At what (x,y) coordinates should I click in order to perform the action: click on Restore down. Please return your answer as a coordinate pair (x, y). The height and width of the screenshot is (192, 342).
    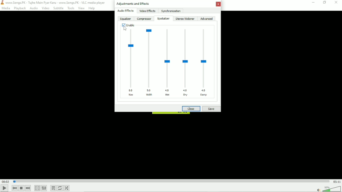
    Looking at the image, I should click on (324, 3).